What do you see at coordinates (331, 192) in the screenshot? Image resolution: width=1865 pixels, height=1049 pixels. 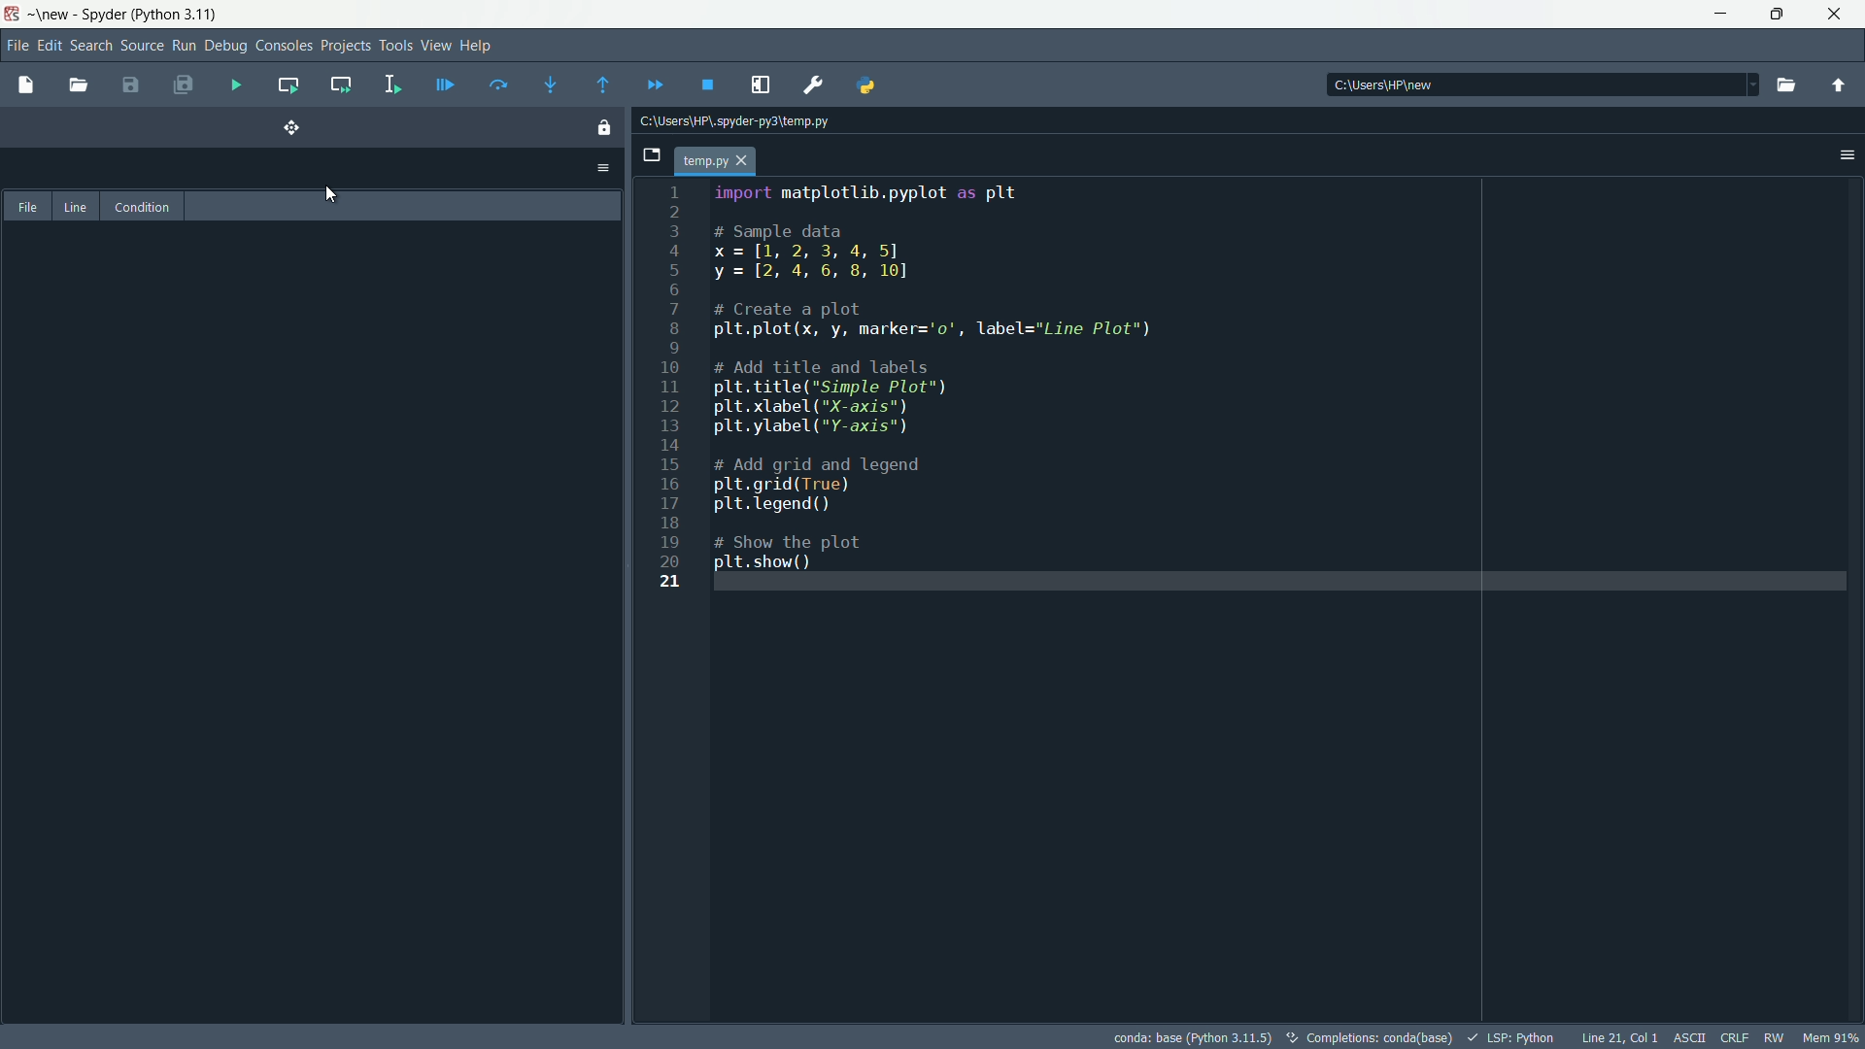 I see `cursor` at bounding box center [331, 192].